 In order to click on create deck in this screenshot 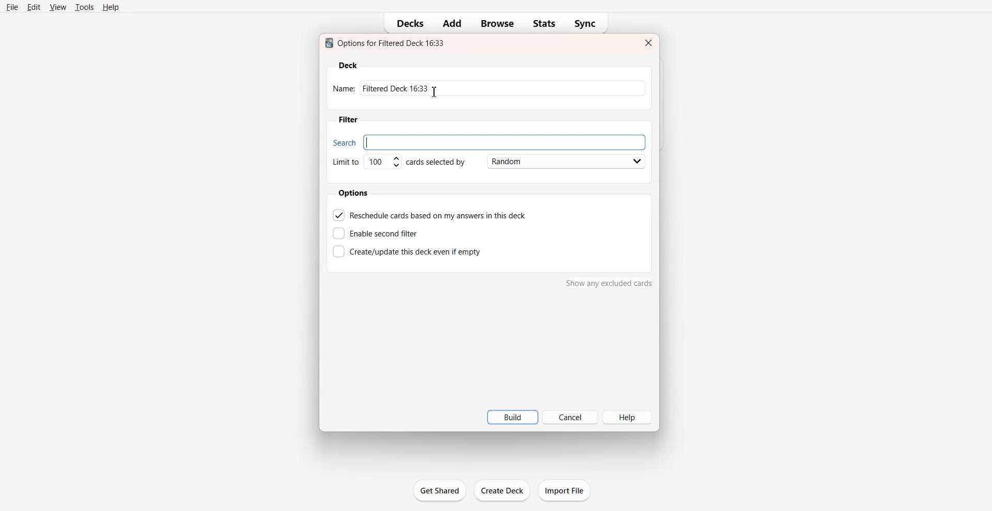, I will do `click(505, 491)`.